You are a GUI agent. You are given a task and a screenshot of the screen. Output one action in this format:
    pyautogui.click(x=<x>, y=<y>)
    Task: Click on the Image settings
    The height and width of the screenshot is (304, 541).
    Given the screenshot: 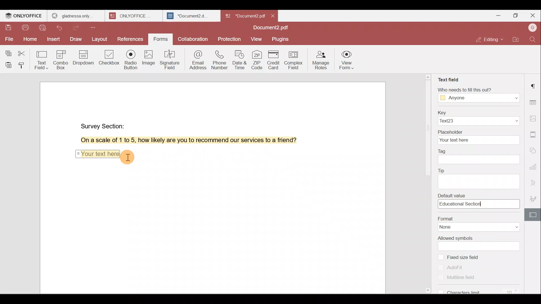 What is the action you would take?
    pyautogui.click(x=535, y=119)
    